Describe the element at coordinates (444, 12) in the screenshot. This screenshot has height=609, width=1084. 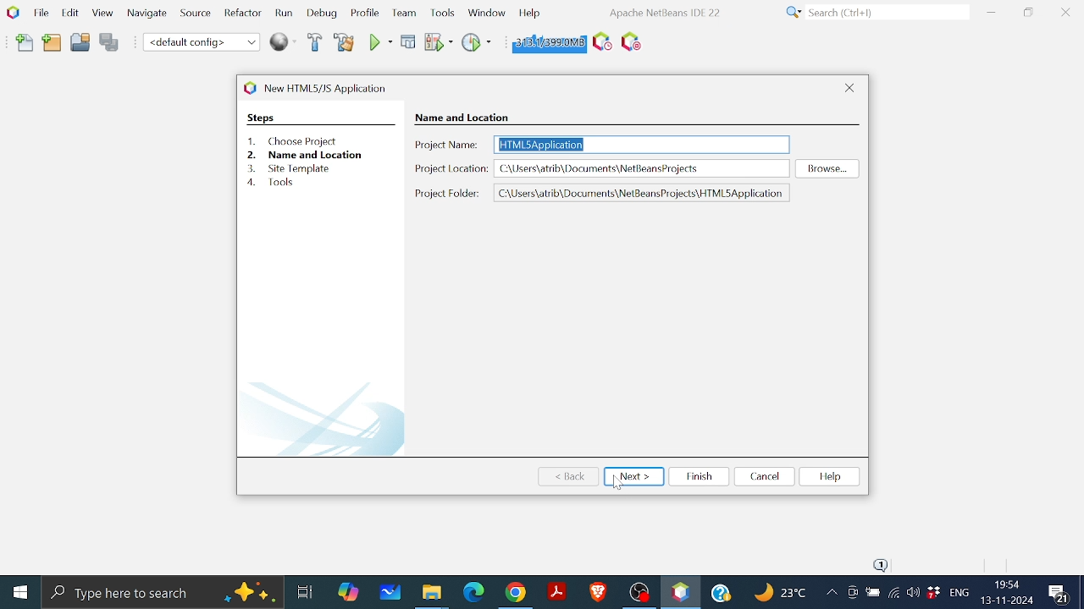
I see `Tools` at that location.